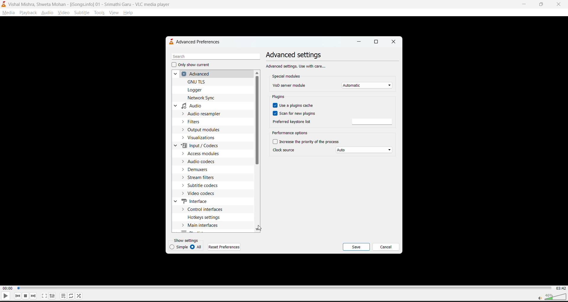 This screenshot has height=302, width=568. What do you see at coordinates (215, 57) in the screenshot?
I see `search` at bounding box center [215, 57].